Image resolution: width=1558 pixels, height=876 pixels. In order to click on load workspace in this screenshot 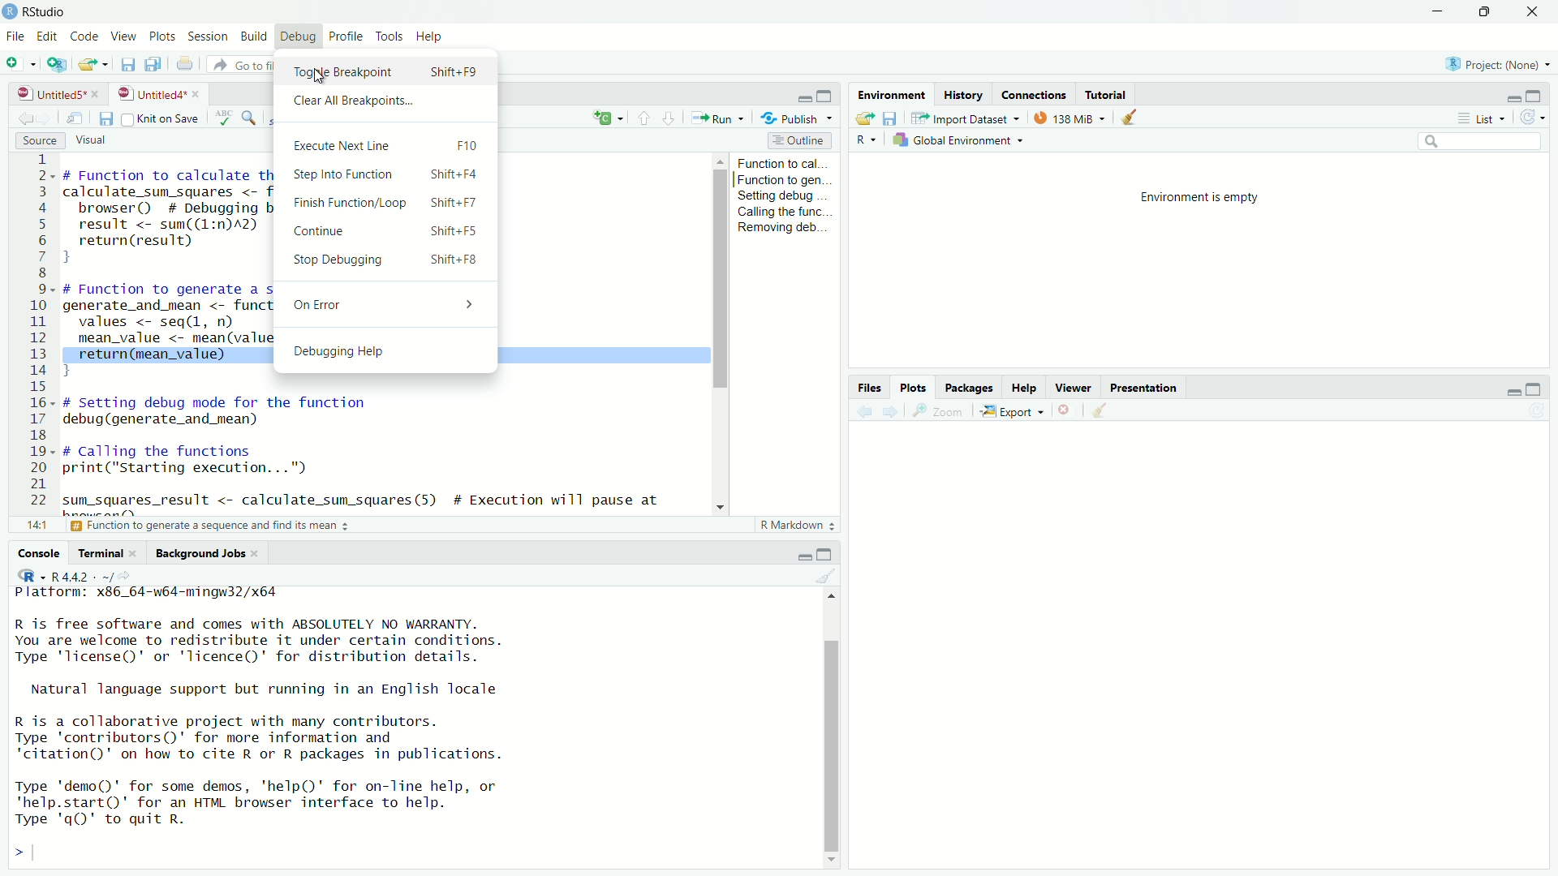, I will do `click(865, 118)`.